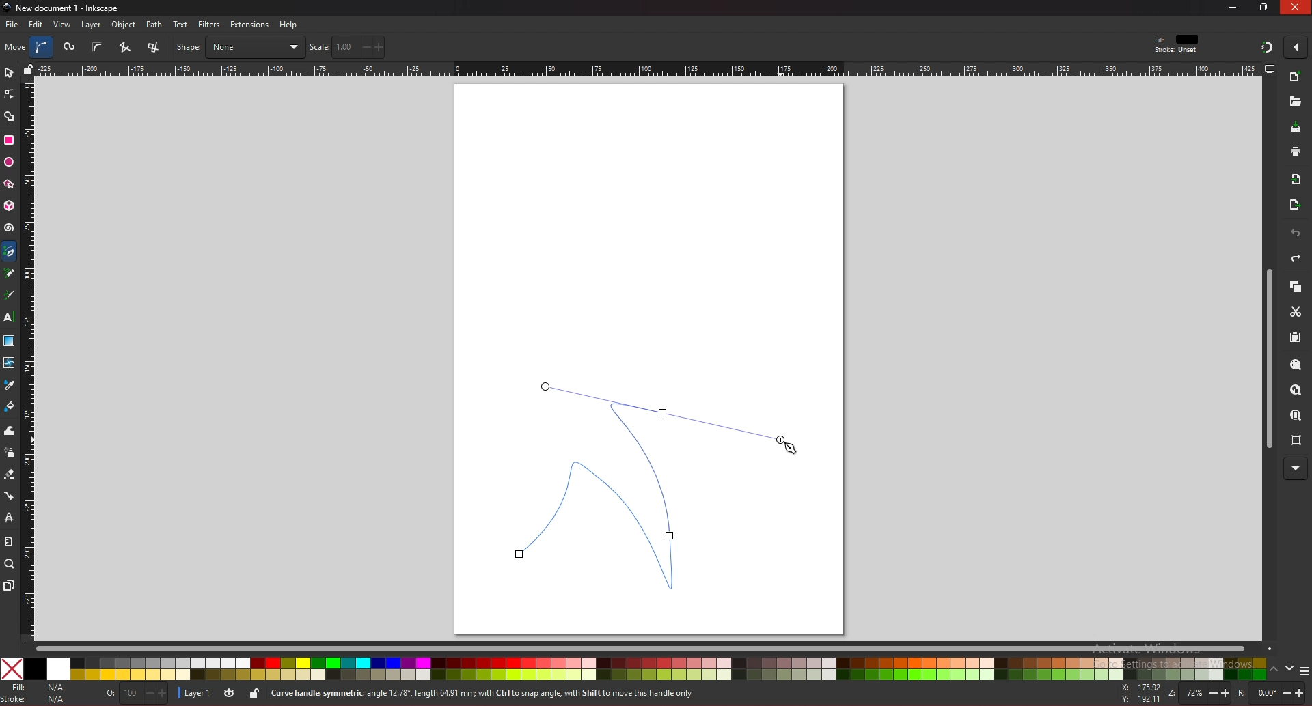 The width and height of the screenshot is (1312, 706). Describe the element at coordinates (9, 163) in the screenshot. I see `ellipse` at that location.